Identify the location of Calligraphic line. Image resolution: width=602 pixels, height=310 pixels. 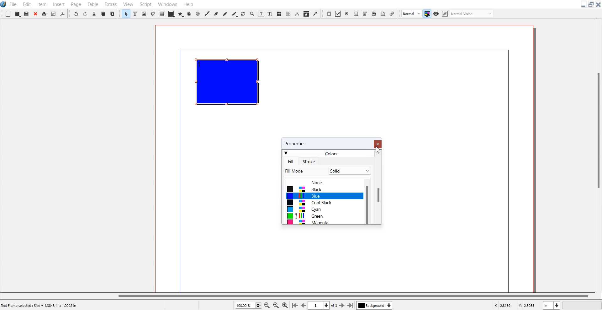
(234, 14).